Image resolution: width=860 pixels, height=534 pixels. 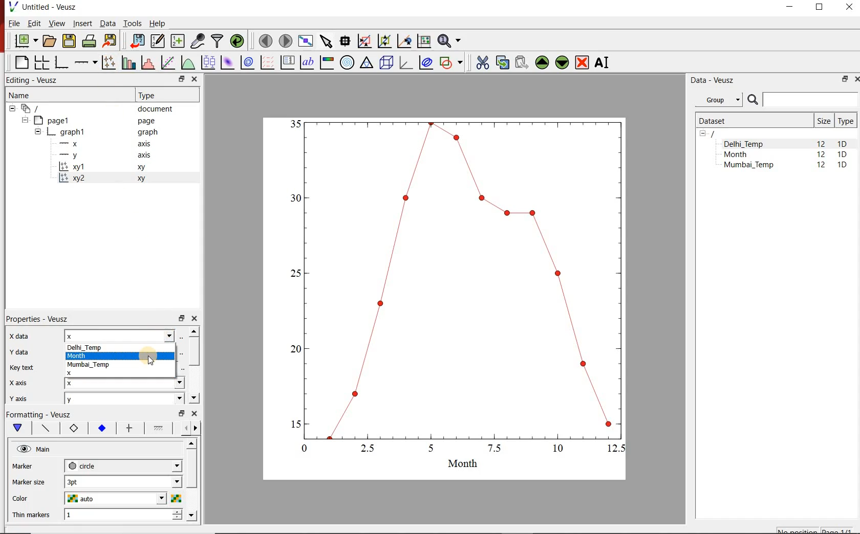 What do you see at coordinates (29, 499) in the screenshot?
I see `color` at bounding box center [29, 499].